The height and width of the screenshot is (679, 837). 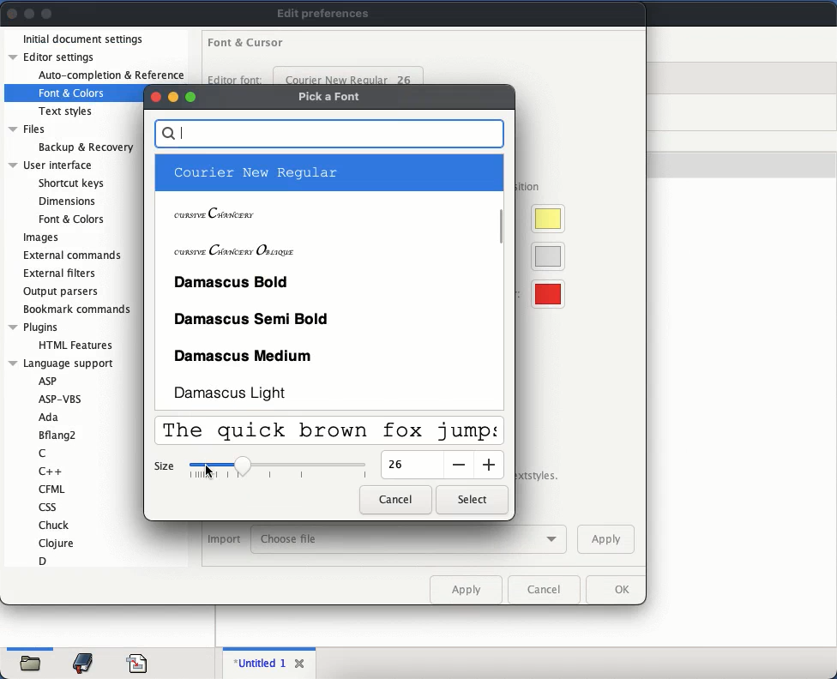 What do you see at coordinates (70, 219) in the screenshot?
I see `Font & Colors` at bounding box center [70, 219].